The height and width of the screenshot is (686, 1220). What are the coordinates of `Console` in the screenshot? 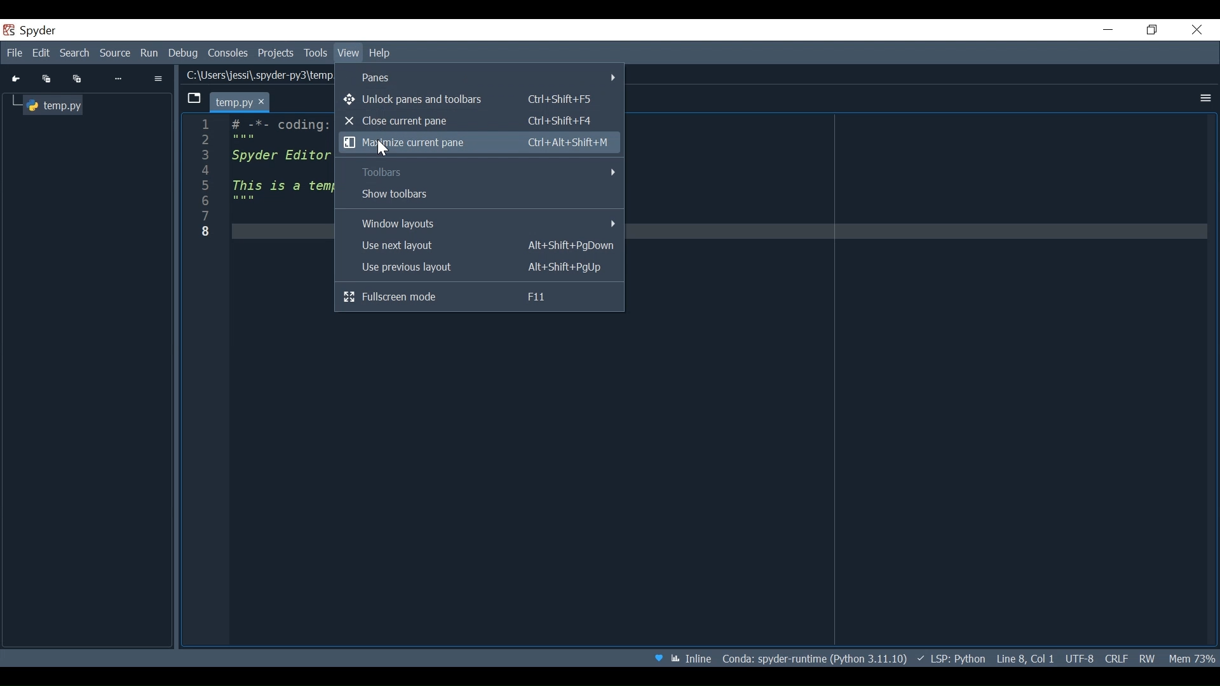 It's located at (229, 53).